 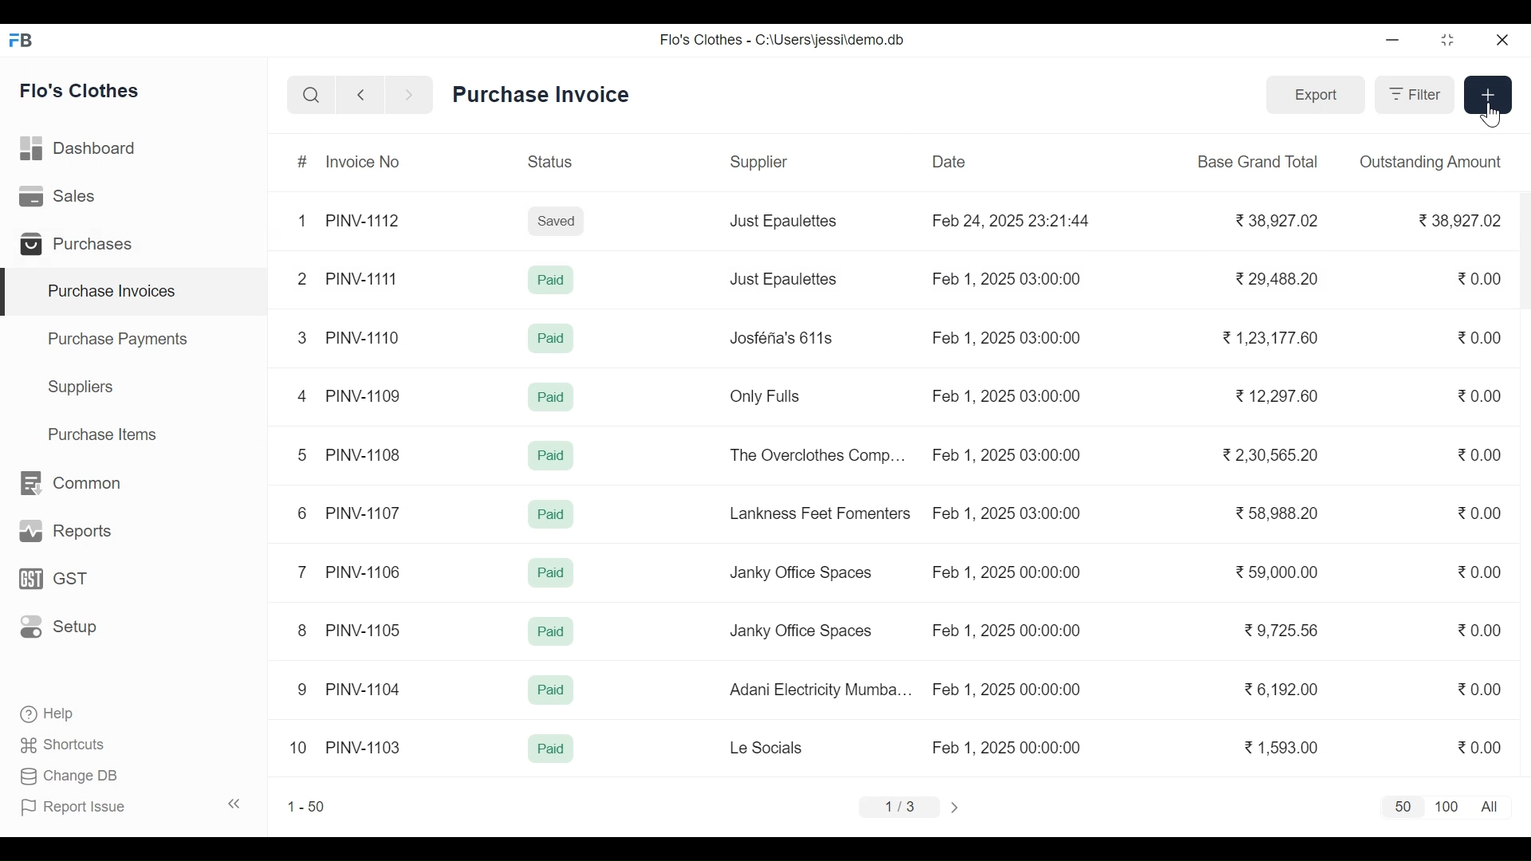 I want to click on PINV-1112, so click(x=362, y=222).